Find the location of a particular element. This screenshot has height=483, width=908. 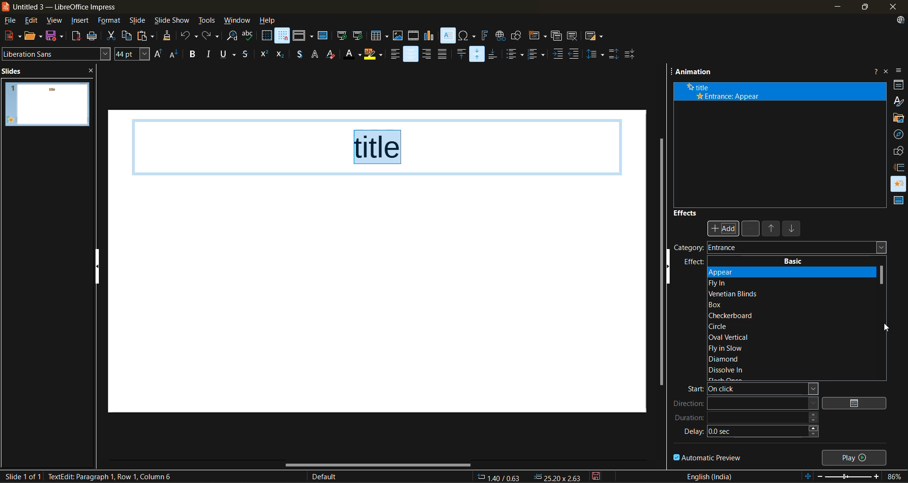

slide show is located at coordinates (172, 21).